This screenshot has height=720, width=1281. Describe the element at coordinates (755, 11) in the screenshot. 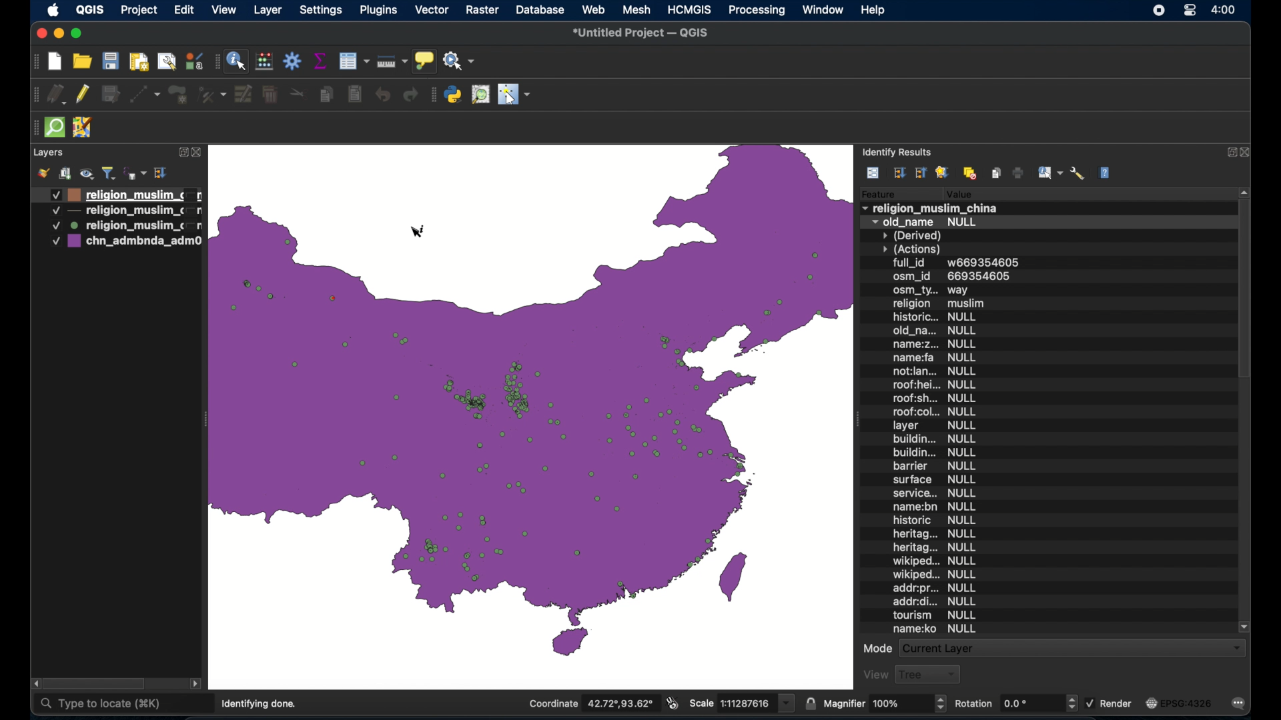

I see `processing` at that location.